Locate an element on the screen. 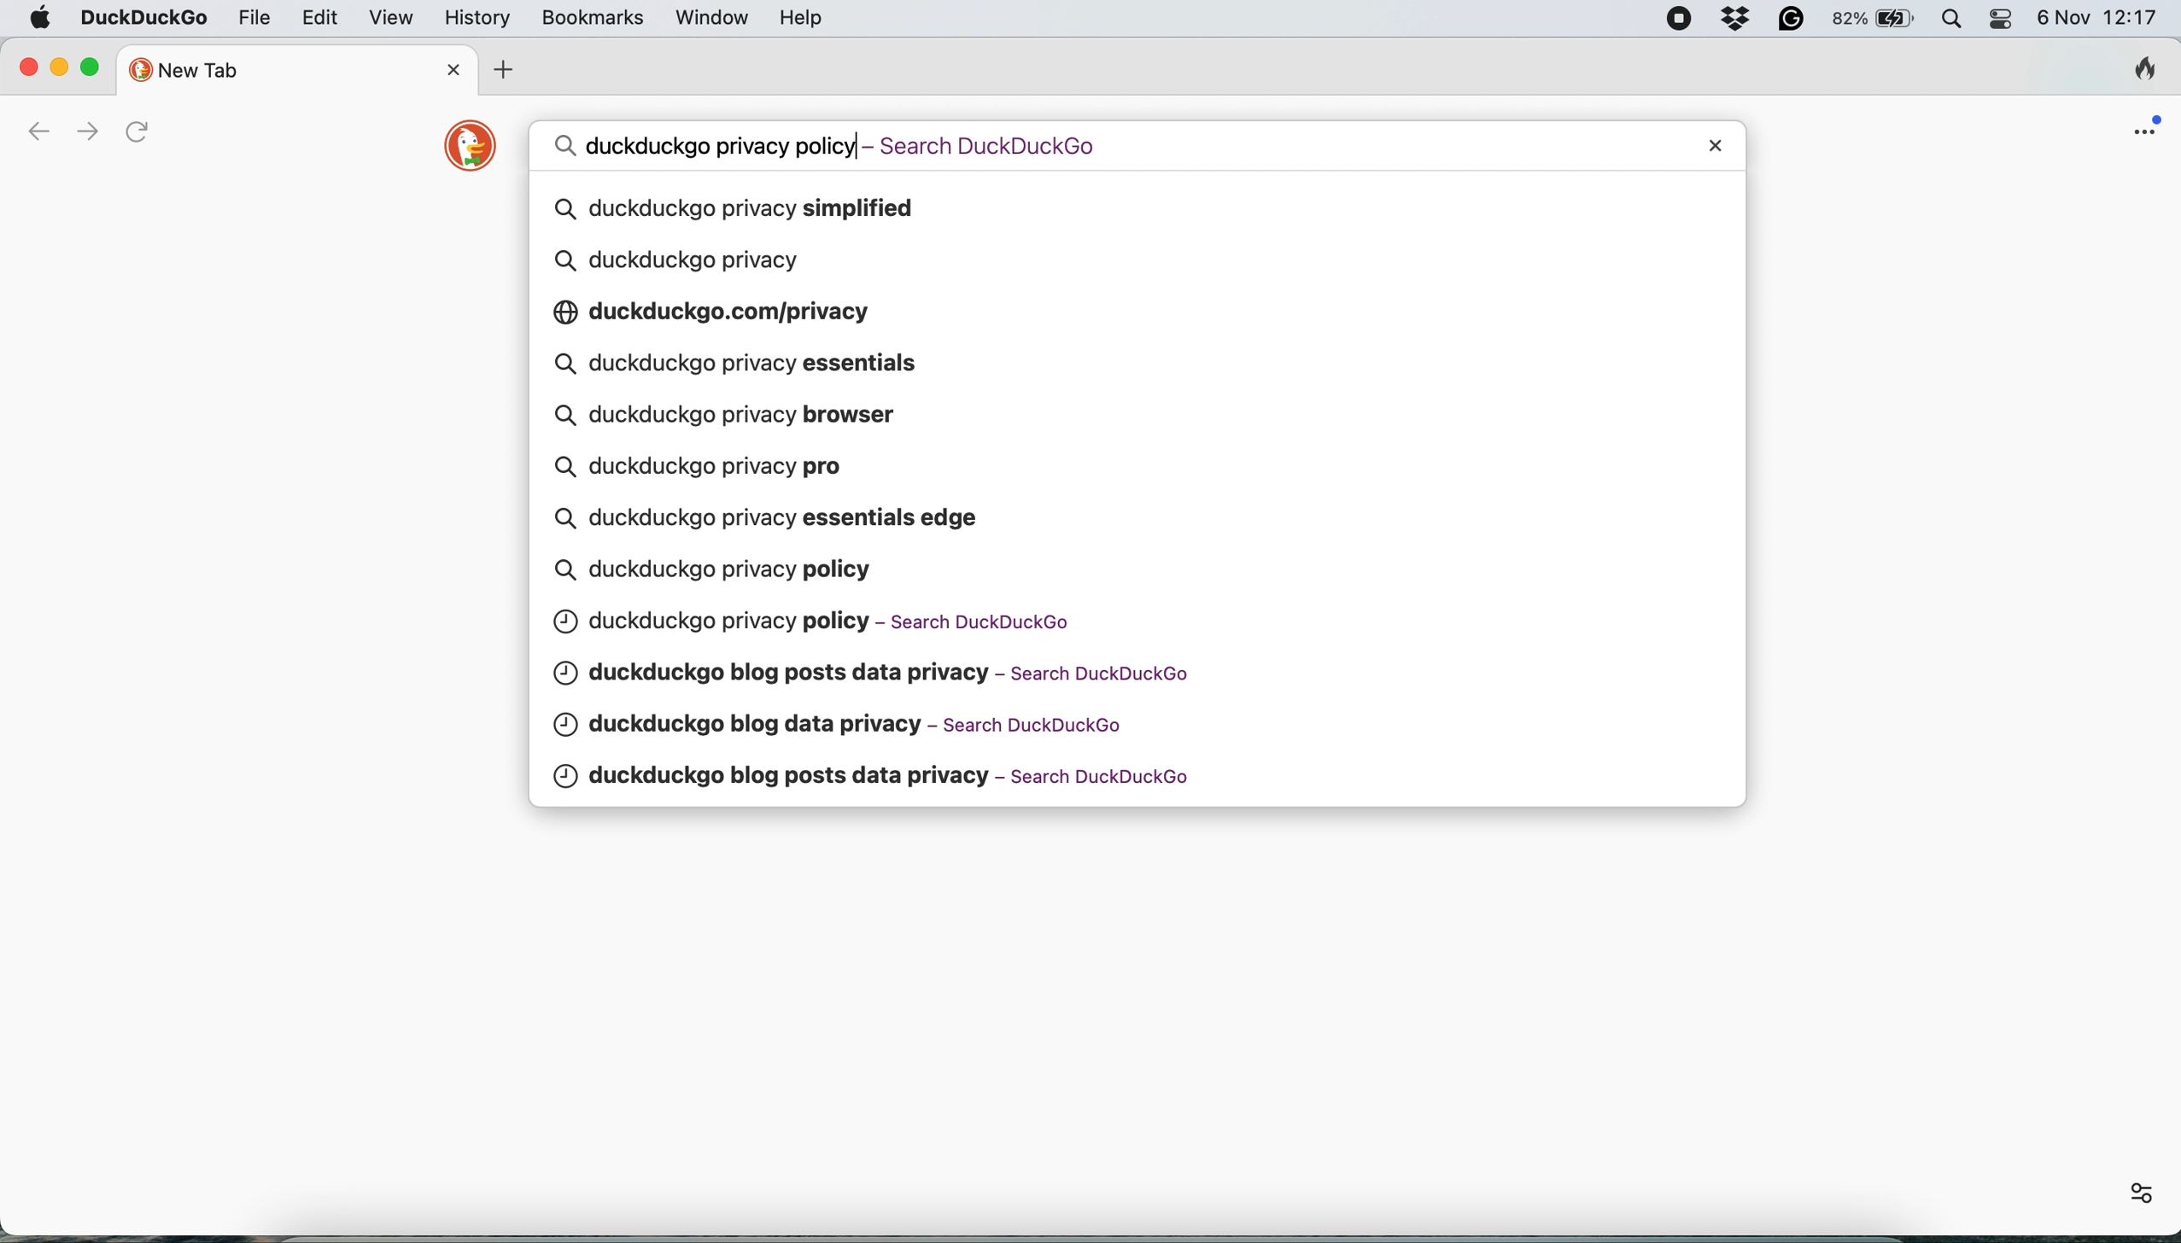 The image size is (2181, 1243). file is located at coordinates (257, 17).